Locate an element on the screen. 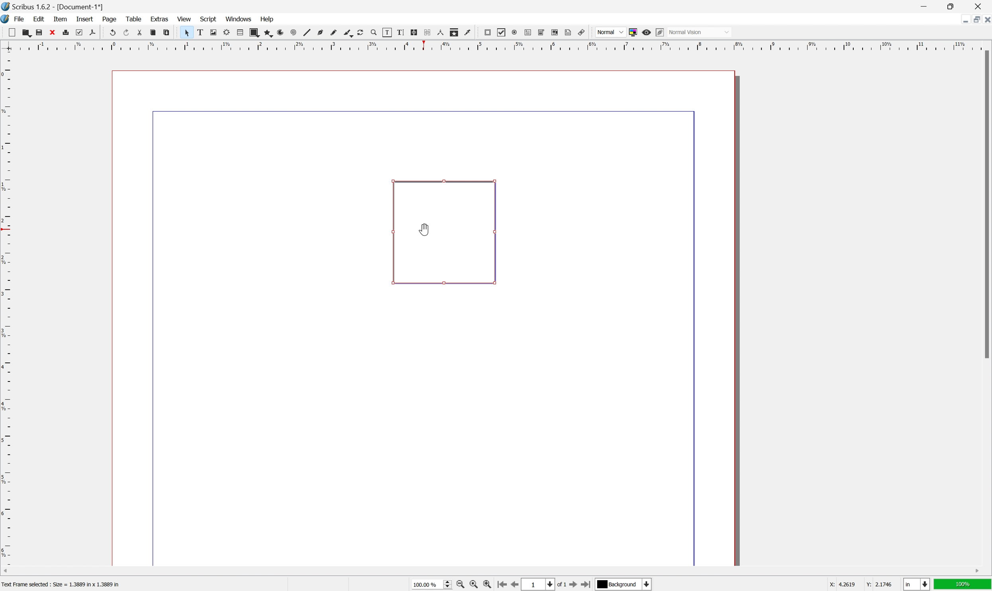 Image resolution: width=992 pixels, height=591 pixels. measurements is located at coordinates (440, 32).